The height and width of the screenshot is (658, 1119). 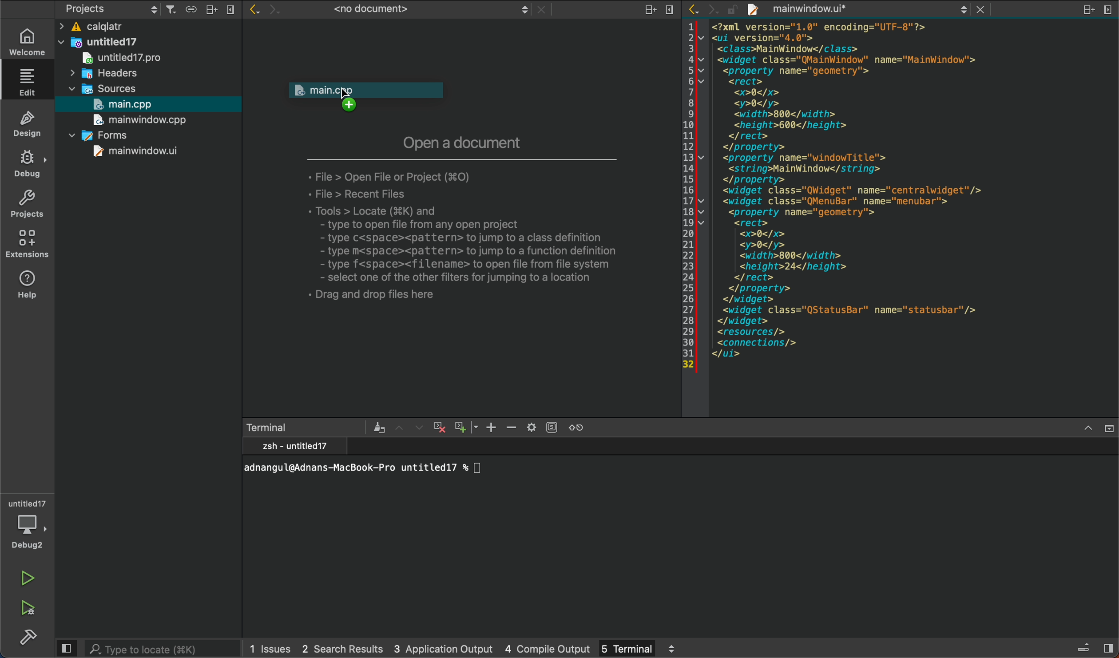 What do you see at coordinates (512, 428) in the screenshot?
I see `zoom out` at bounding box center [512, 428].